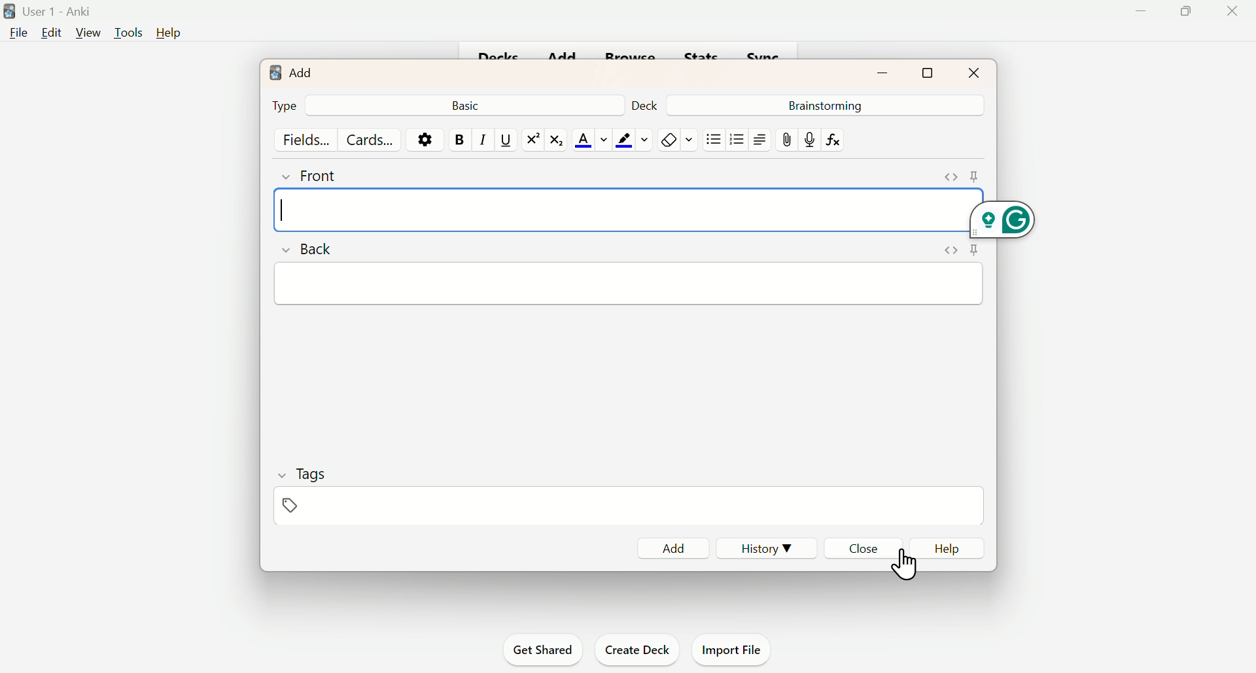 This screenshot has width=1256, height=673. Describe the element at coordinates (1005, 216) in the screenshot. I see `Grammarly` at that location.